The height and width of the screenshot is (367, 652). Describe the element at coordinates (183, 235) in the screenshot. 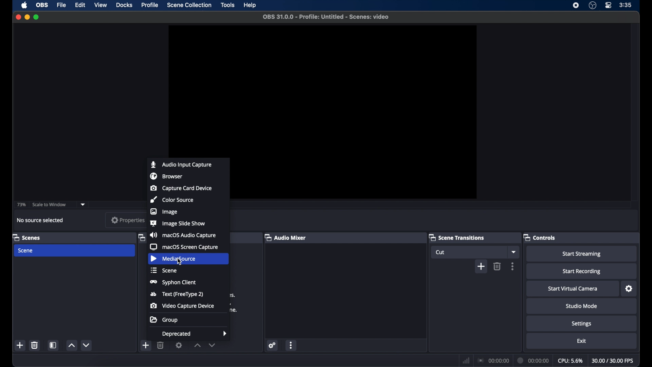

I see `macOS audio capture` at that location.